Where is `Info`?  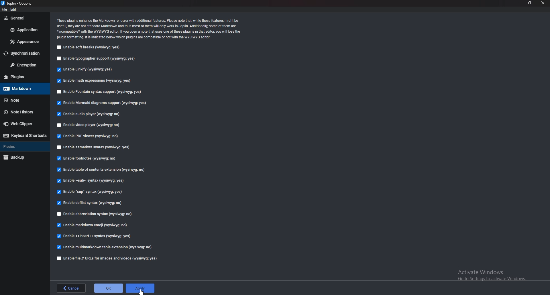
Info is located at coordinates (153, 29).